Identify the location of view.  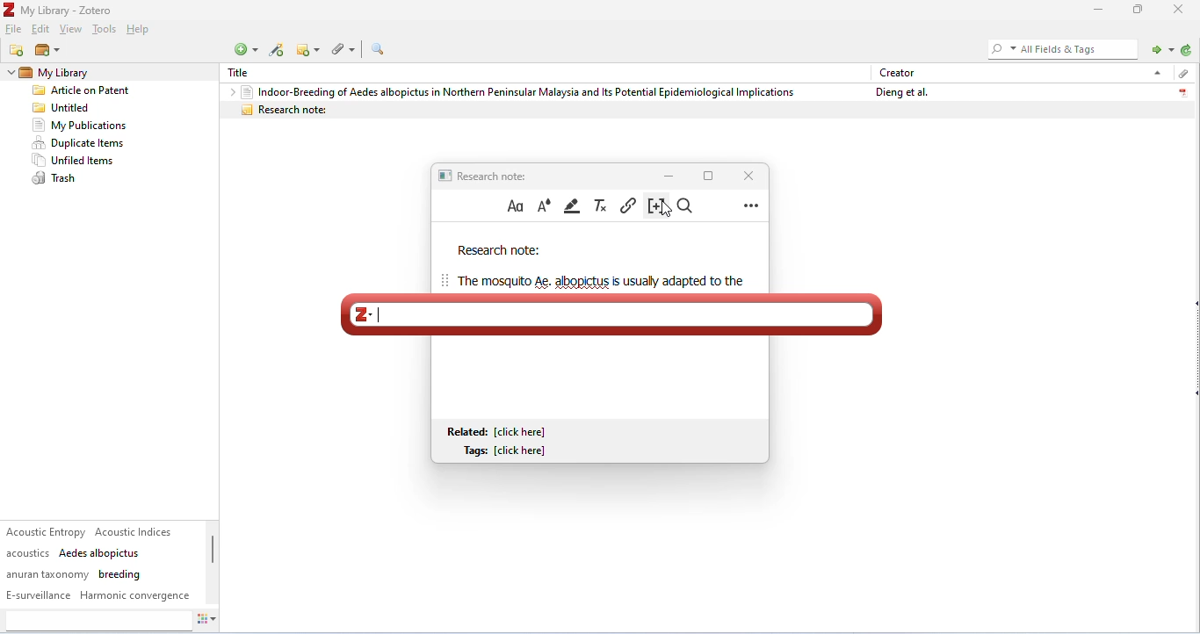
(71, 30).